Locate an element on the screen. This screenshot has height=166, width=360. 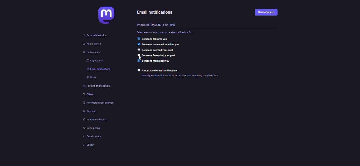
click to enable is located at coordinates (139, 70).